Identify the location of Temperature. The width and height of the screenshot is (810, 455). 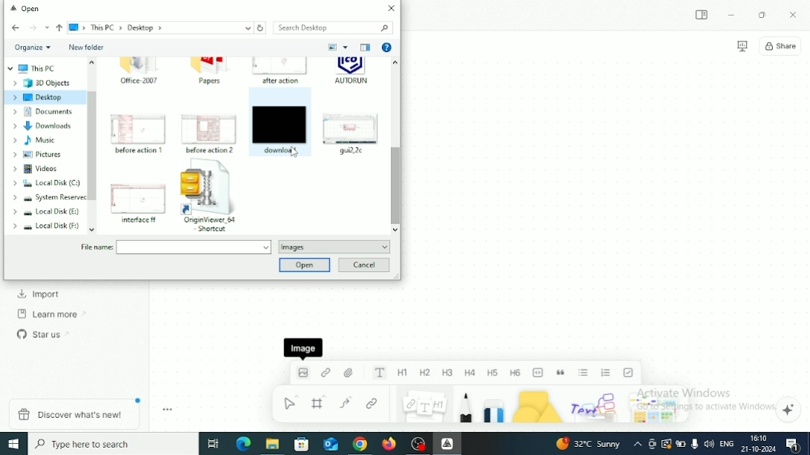
(588, 443).